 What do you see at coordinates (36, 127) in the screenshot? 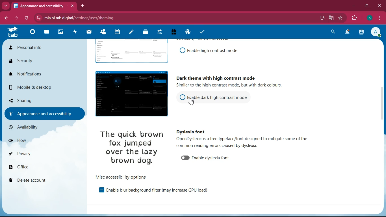
I see `availability` at bounding box center [36, 127].